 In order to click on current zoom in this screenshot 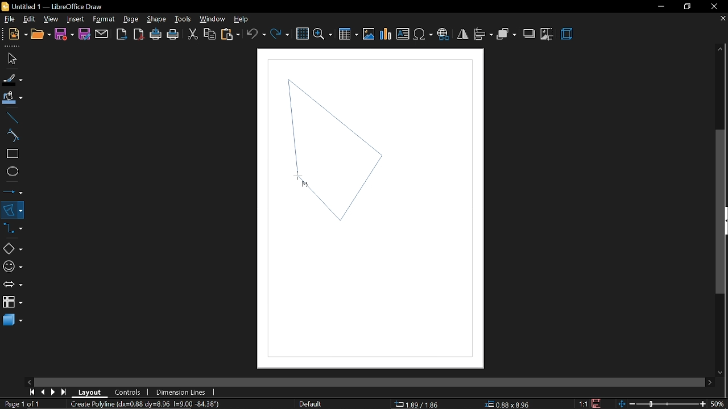, I will do `click(718, 404)`.